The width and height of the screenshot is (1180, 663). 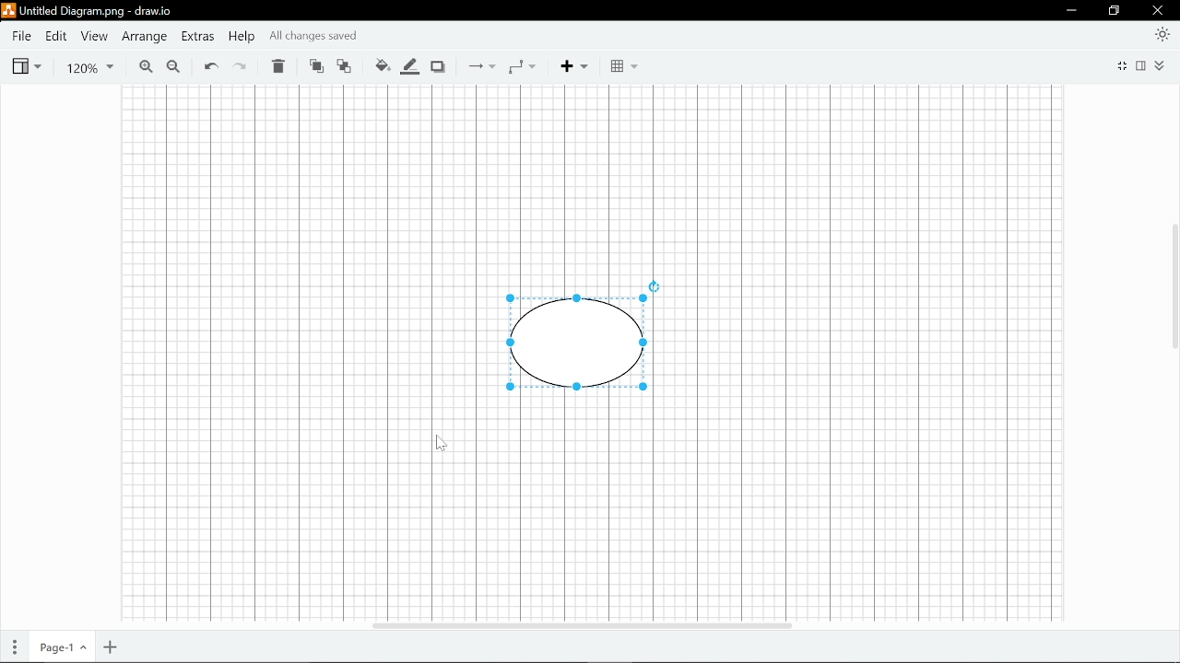 What do you see at coordinates (143, 37) in the screenshot?
I see `Arrange` at bounding box center [143, 37].